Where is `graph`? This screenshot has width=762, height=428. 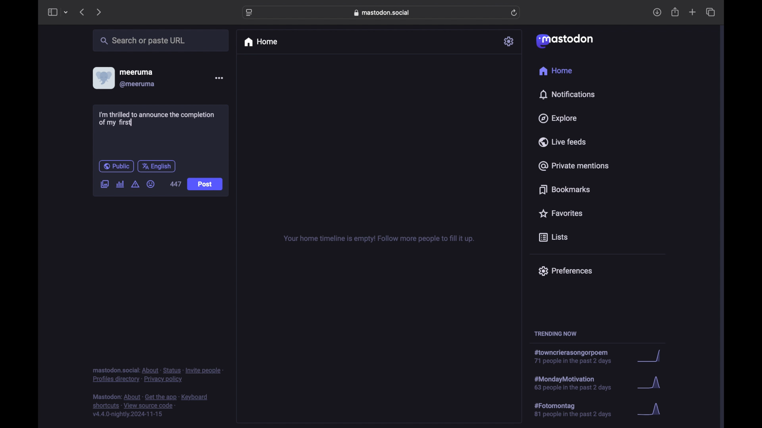
graph is located at coordinates (652, 410).